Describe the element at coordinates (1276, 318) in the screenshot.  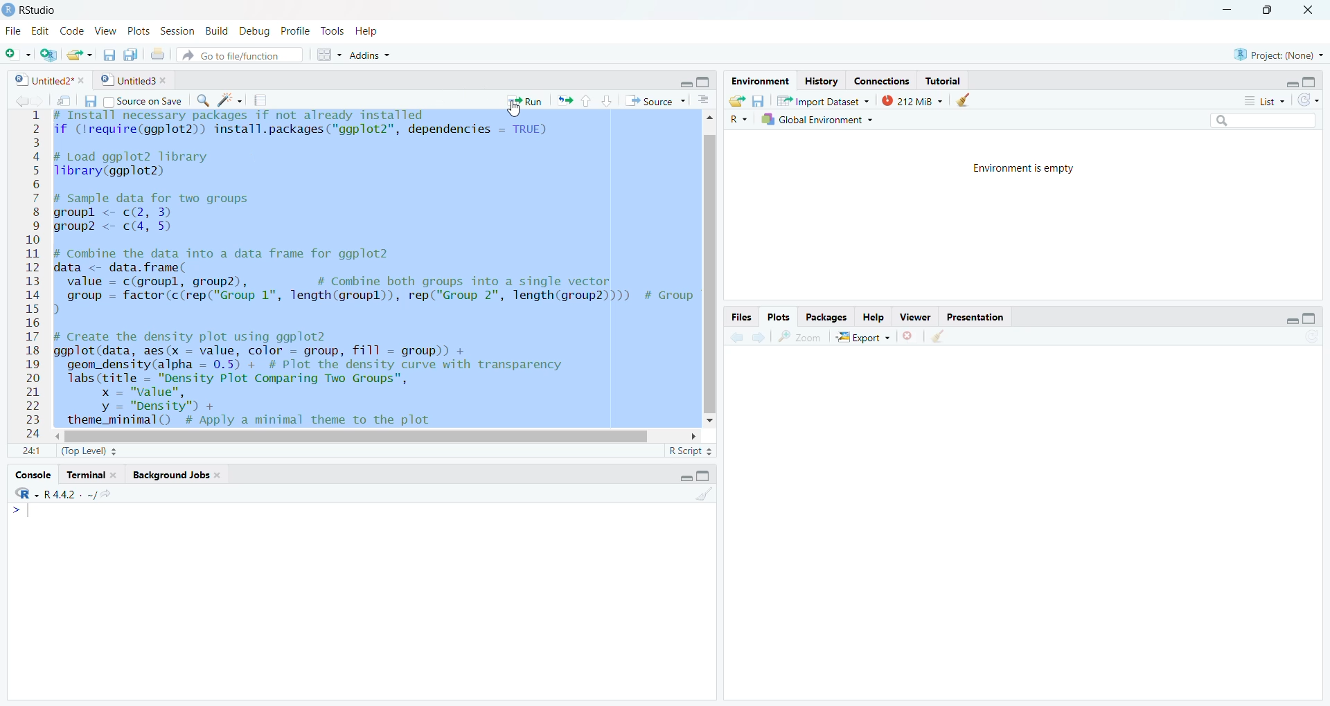
I see `minimize` at that location.